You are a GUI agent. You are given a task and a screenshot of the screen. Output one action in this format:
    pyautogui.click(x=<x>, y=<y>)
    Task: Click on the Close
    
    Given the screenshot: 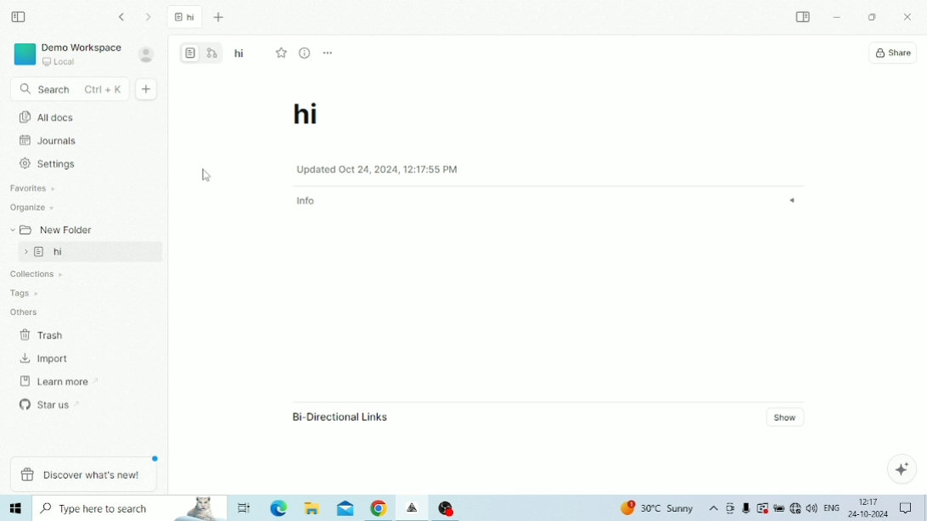 What is the action you would take?
    pyautogui.click(x=910, y=18)
    